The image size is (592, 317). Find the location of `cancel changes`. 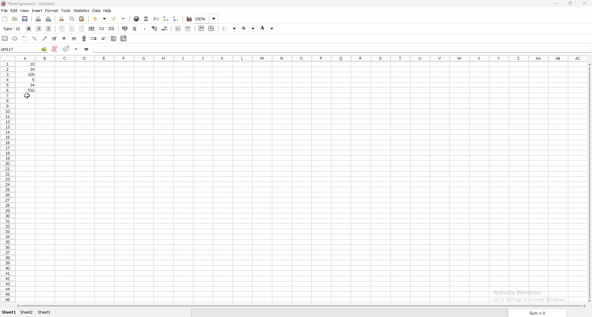

cancel changes is located at coordinates (55, 49).